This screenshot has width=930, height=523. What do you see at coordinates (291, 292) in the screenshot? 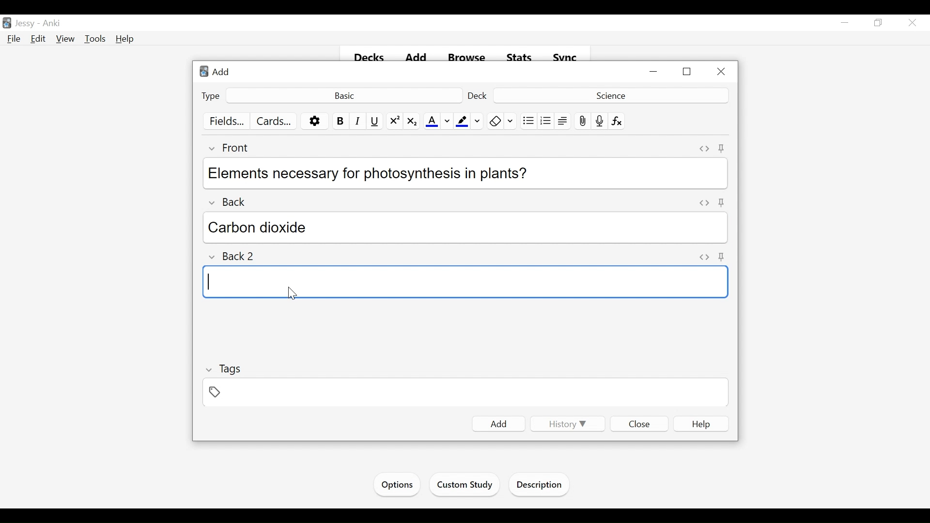
I see `cursor` at bounding box center [291, 292].